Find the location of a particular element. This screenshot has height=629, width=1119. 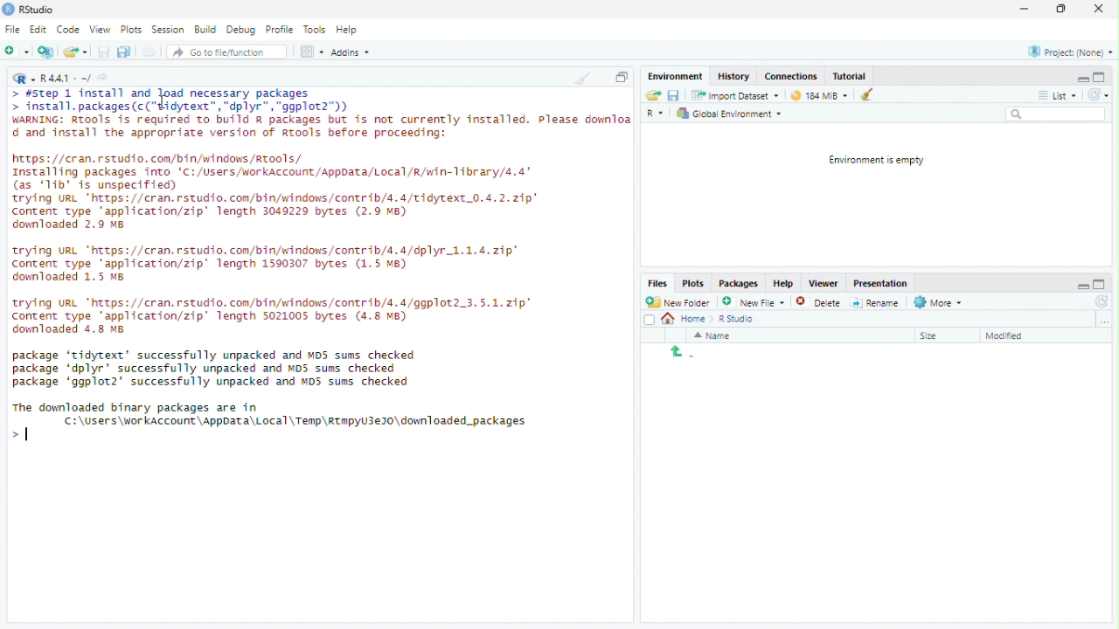

Project: (None) is located at coordinates (1071, 52).